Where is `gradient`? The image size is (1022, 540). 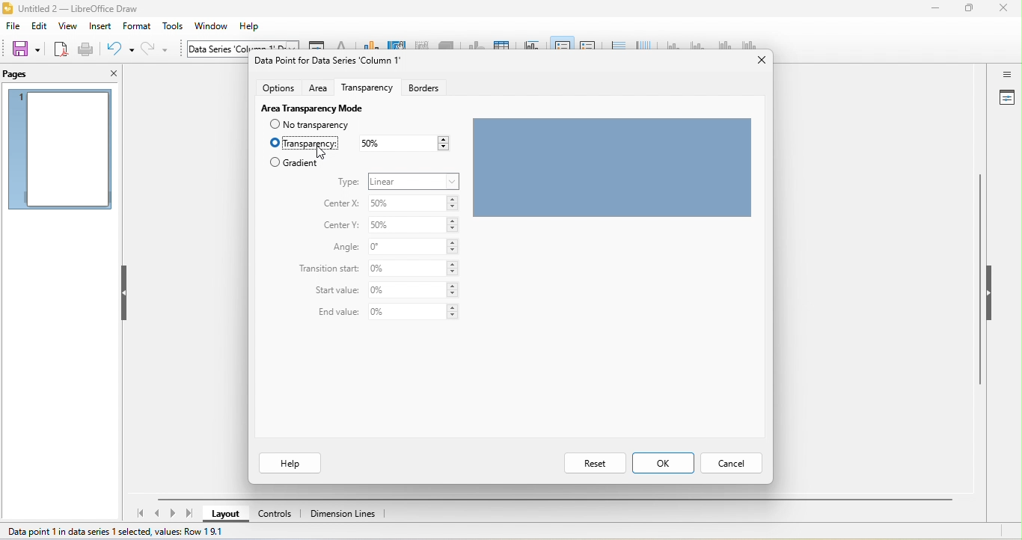 gradient is located at coordinates (302, 165).